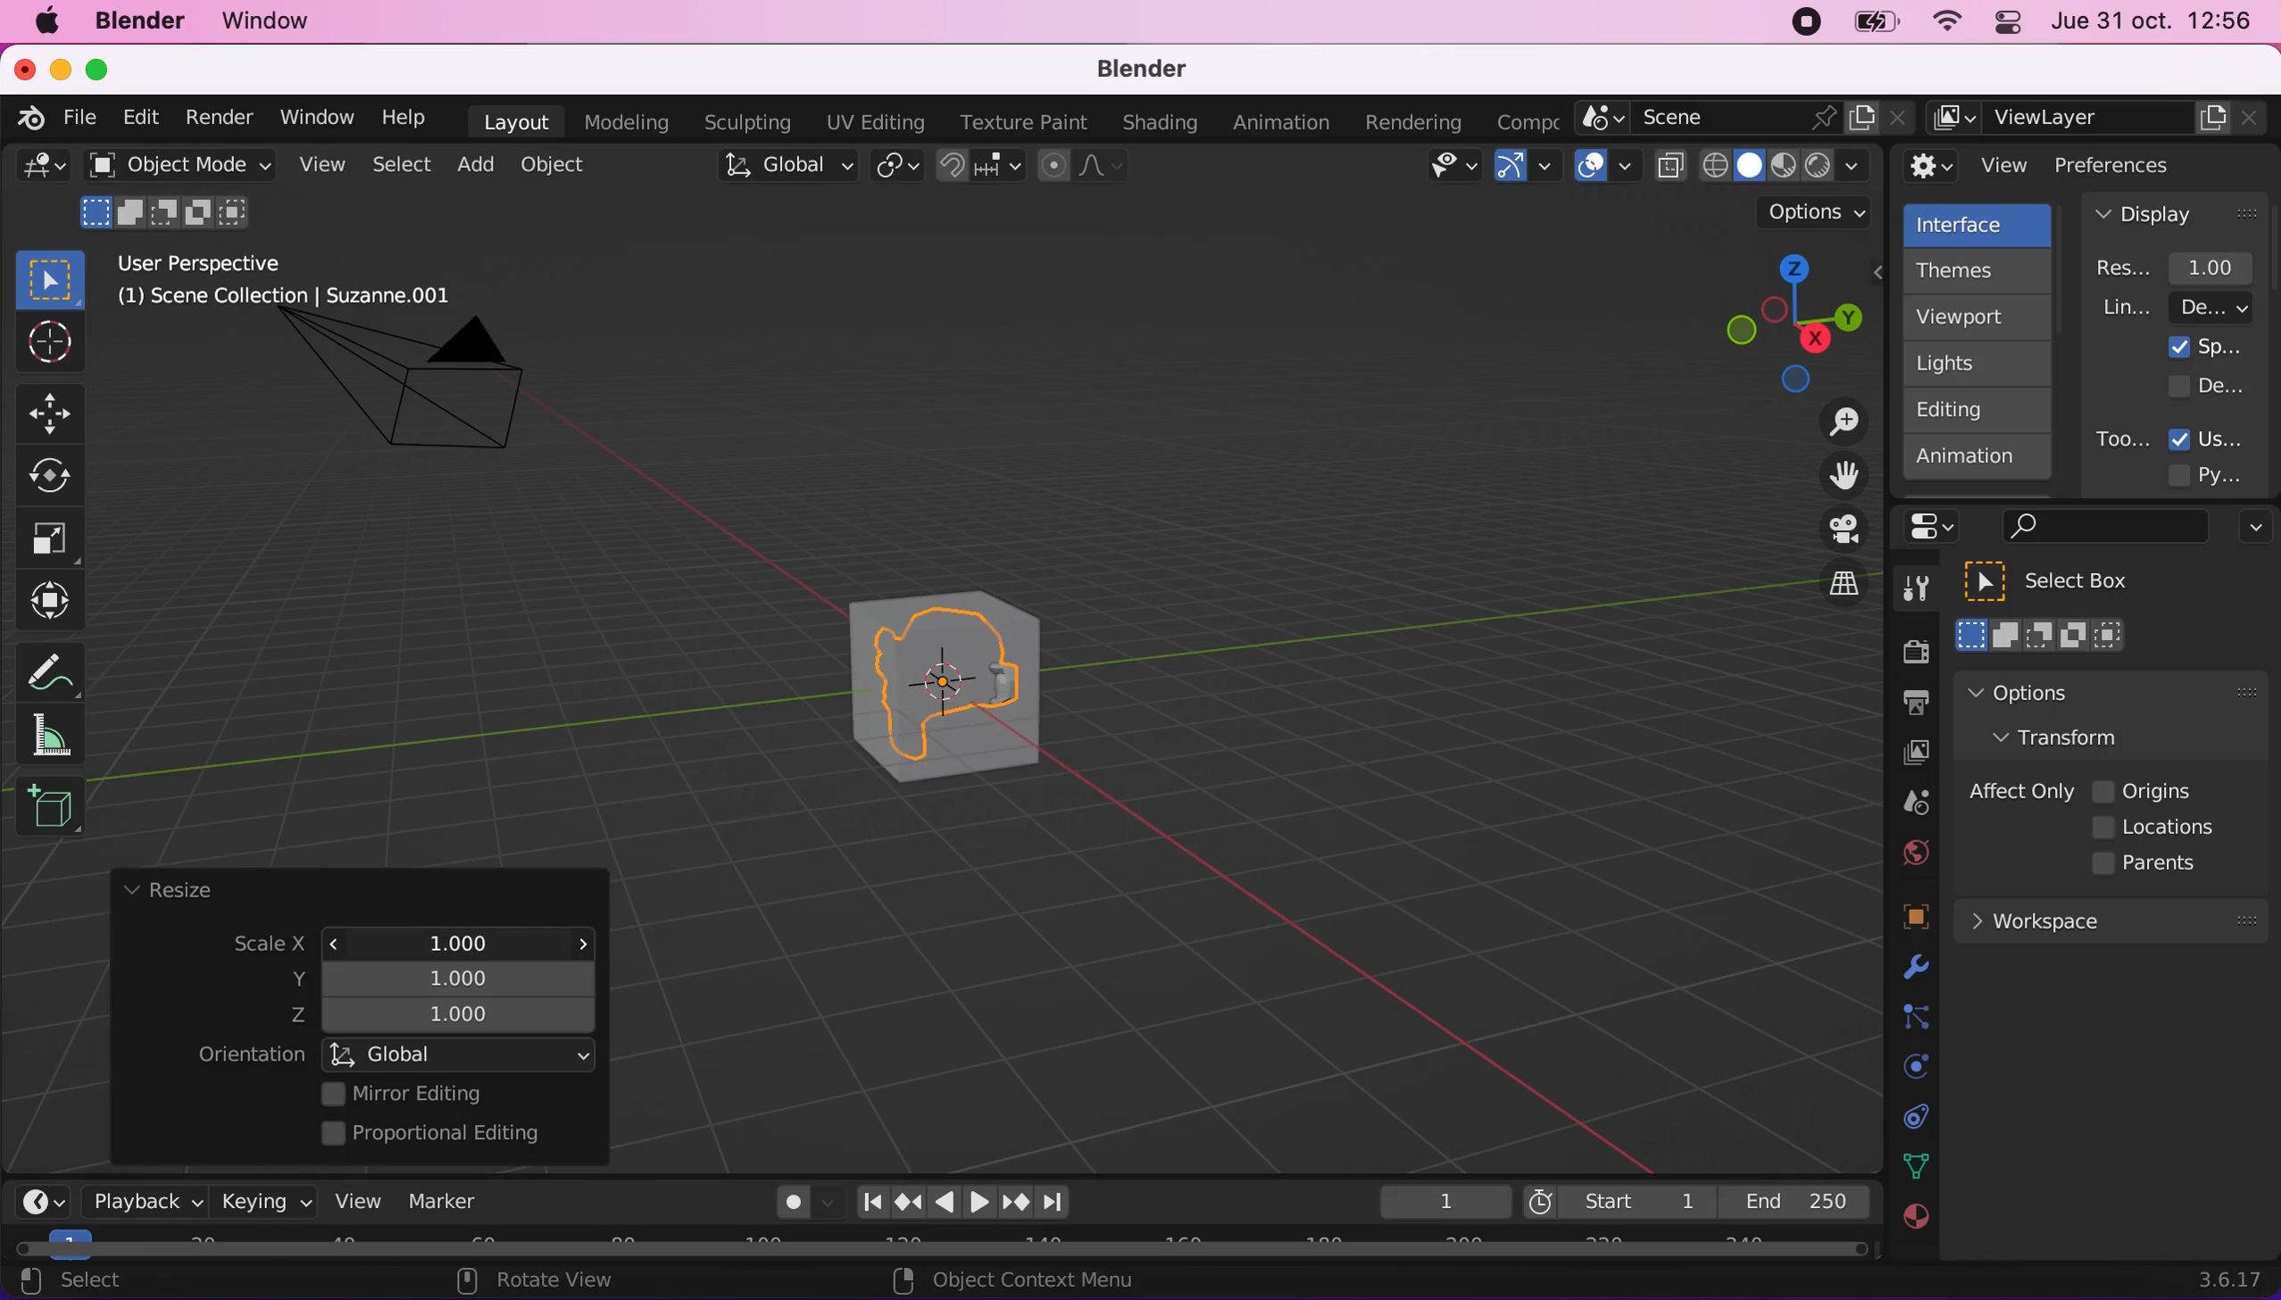 The width and height of the screenshot is (2281, 1300). I want to click on line width, so click(2176, 307).